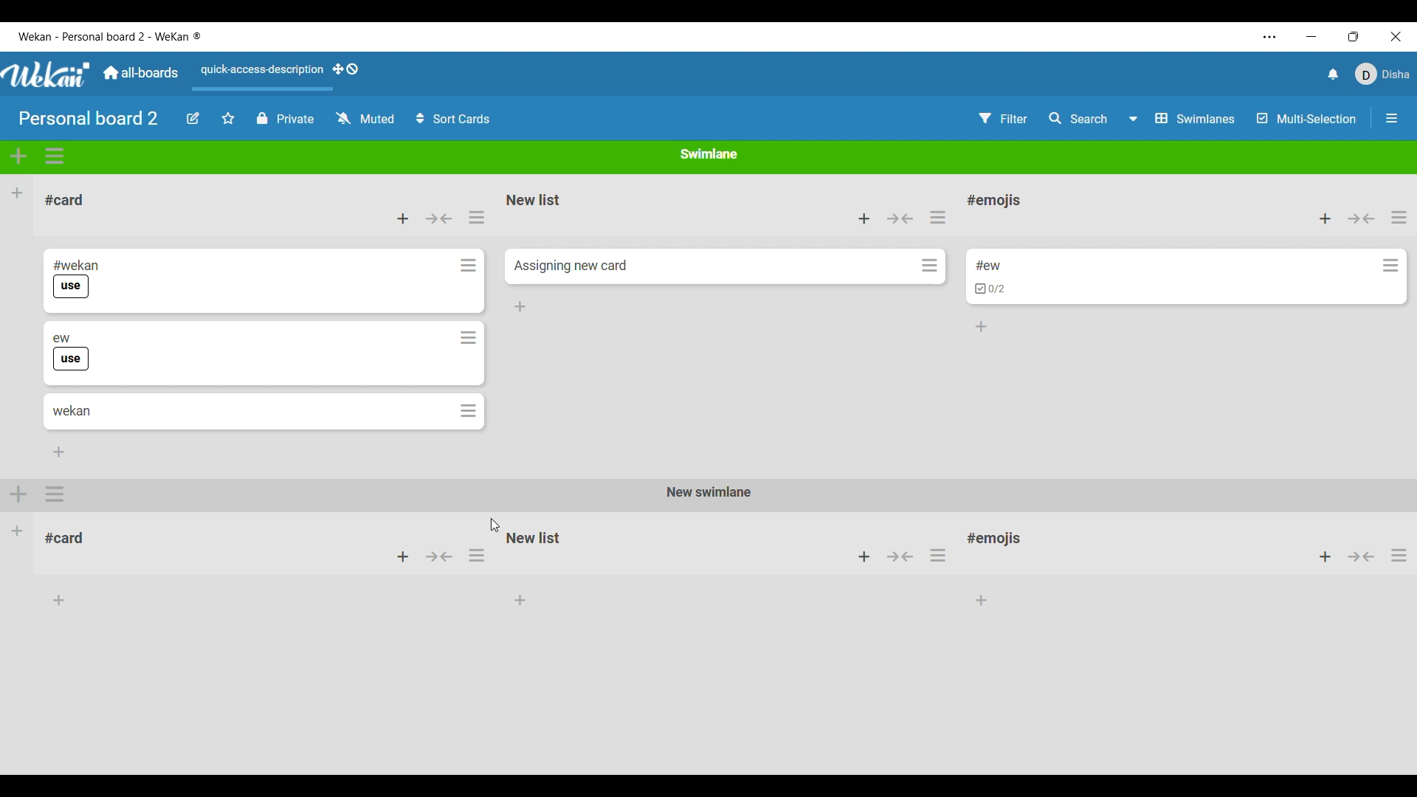  Describe the element at coordinates (69, 452) in the screenshot. I see `add` at that location.